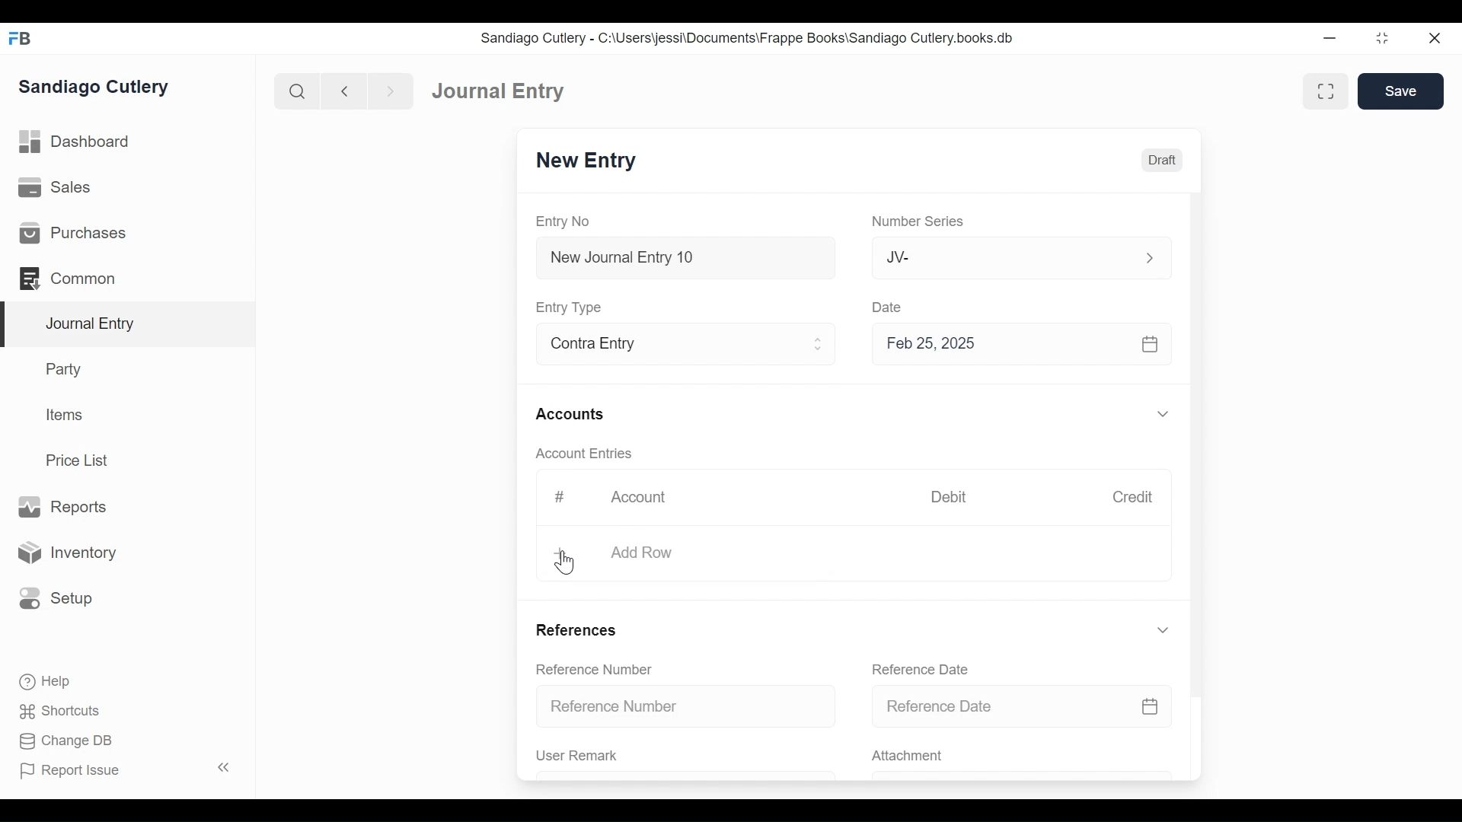  What do you see at coordinates (1136, 499) in the screenshot?
I see `Credit` at bounding box center [1136, 499].